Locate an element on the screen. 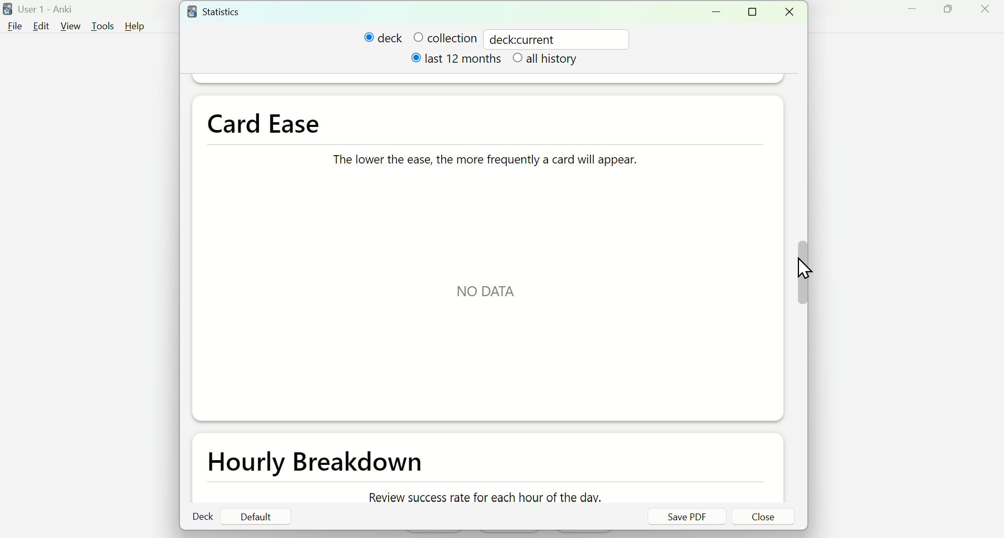  Mininize is located at coordinates (720, 11).